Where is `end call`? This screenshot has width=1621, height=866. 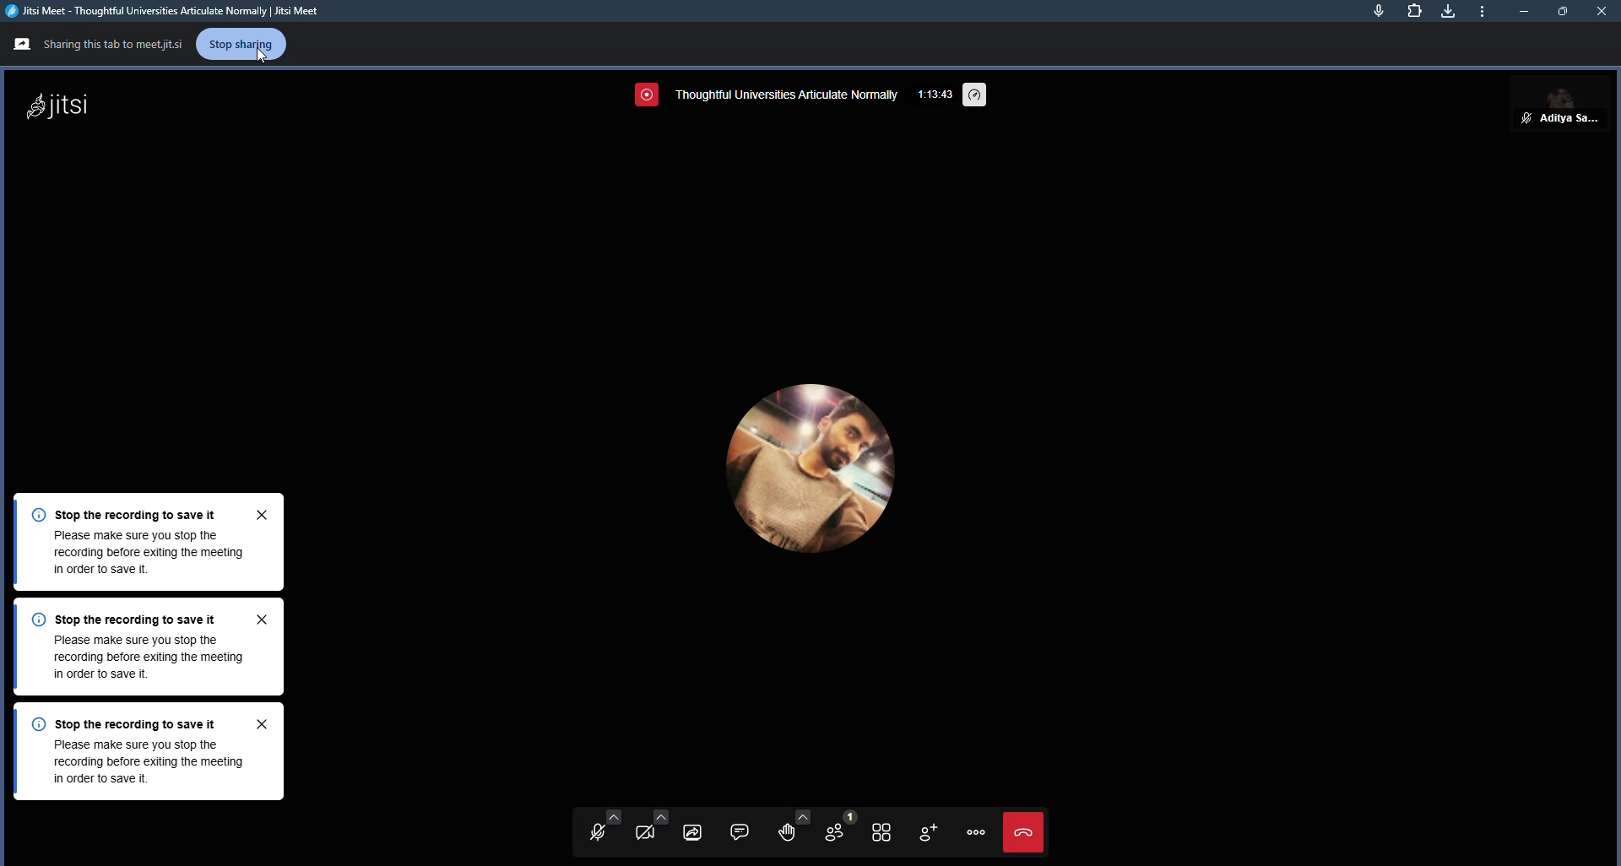 end call is located at coordinates (1027, 831).